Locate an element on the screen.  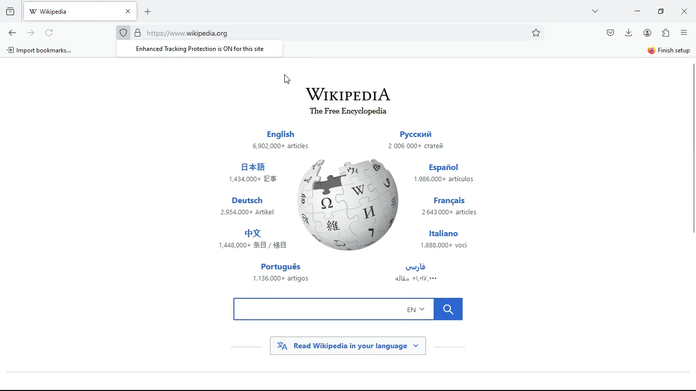
arabic is located at coordinates (422, 275).